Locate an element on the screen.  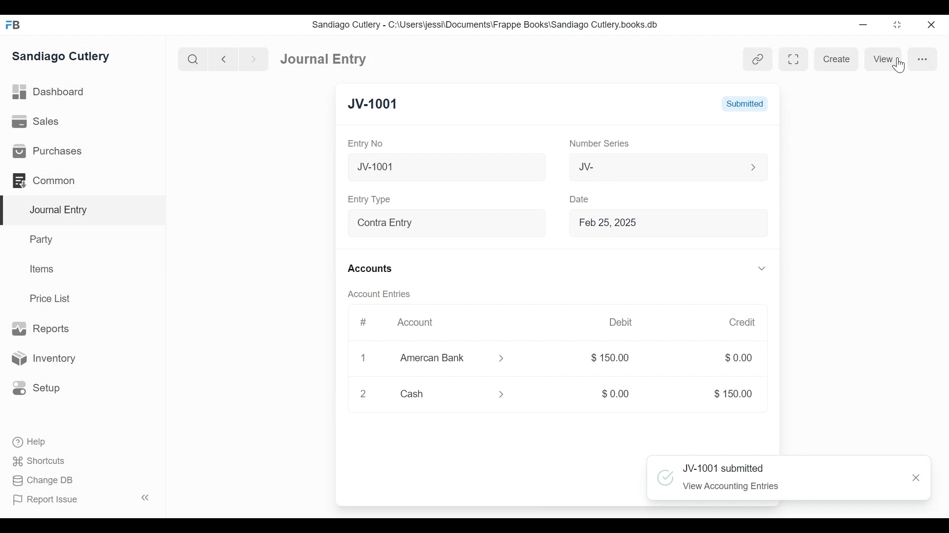
Reports is located at coordinates (40, 329).